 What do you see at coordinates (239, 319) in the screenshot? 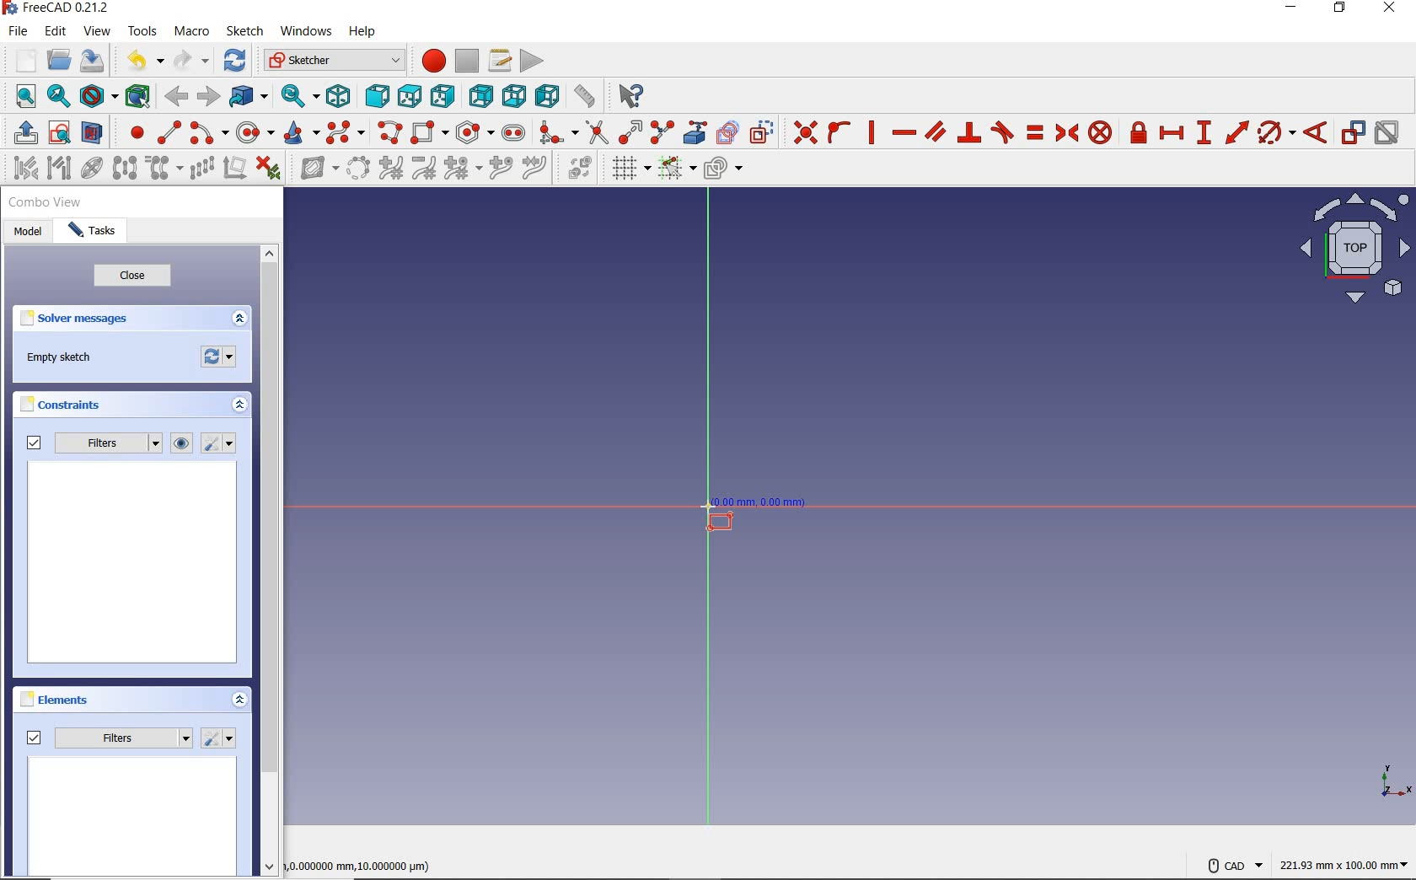
I see `expand` at bounding box center [239, 319].